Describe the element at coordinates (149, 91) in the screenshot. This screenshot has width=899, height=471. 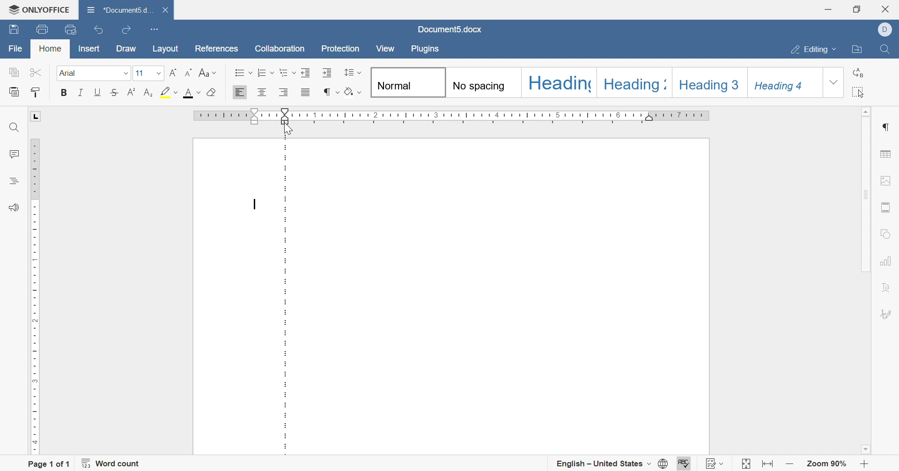
I see `subscript` at that location.